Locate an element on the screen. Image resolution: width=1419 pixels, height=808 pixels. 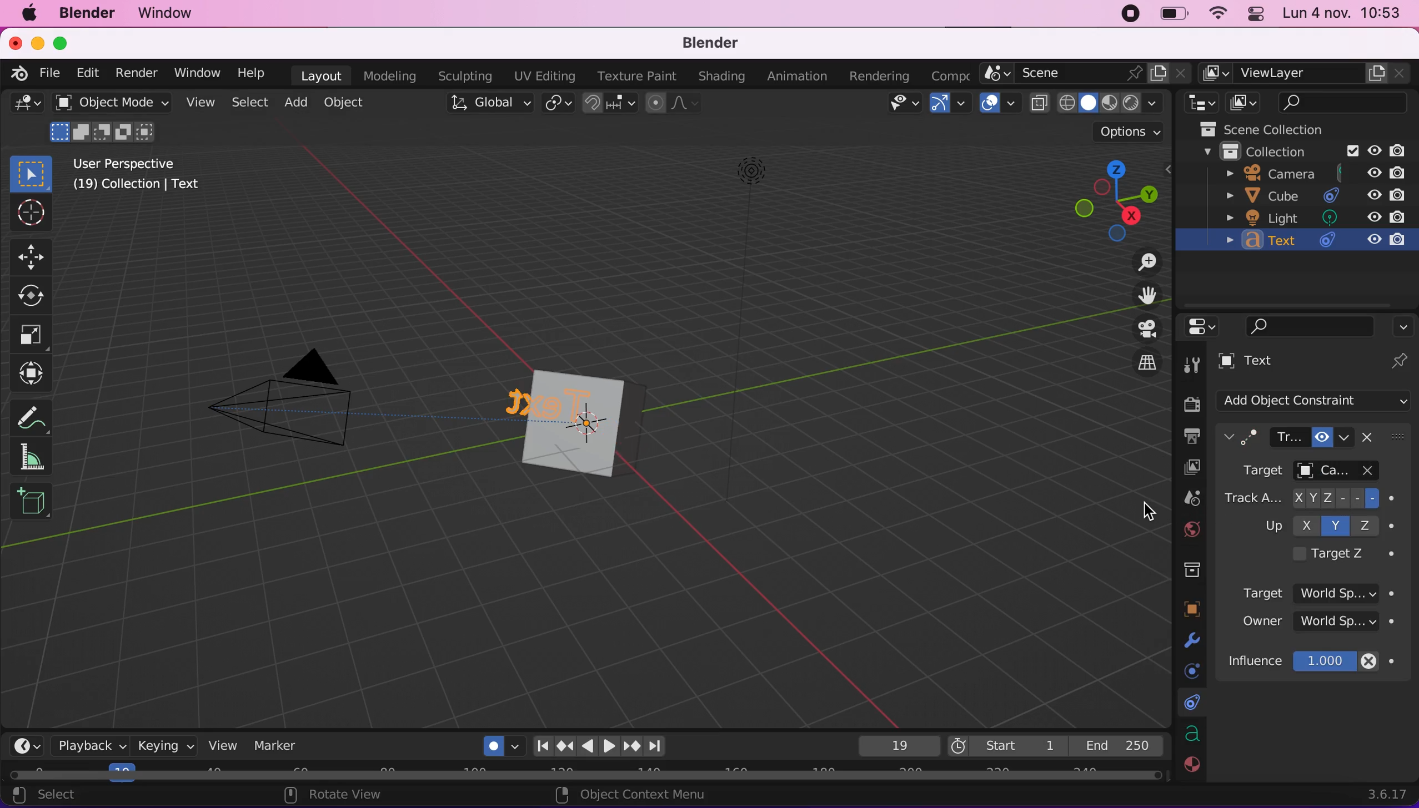
add cube is located at coordinates (32, 507).